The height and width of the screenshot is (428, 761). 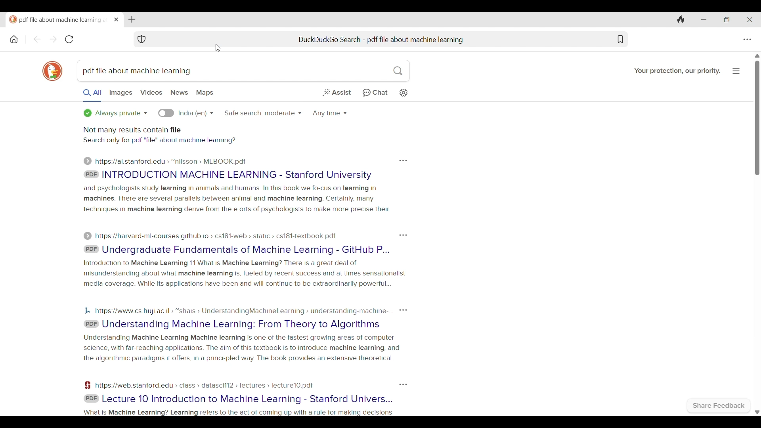 I want to click on Language options, so click(x=196, y=114).